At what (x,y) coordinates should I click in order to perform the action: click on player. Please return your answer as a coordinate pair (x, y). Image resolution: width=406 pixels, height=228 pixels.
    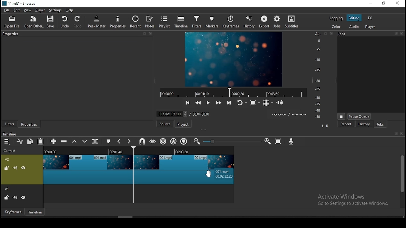
    Looking at the image, I should click on (372, 27).